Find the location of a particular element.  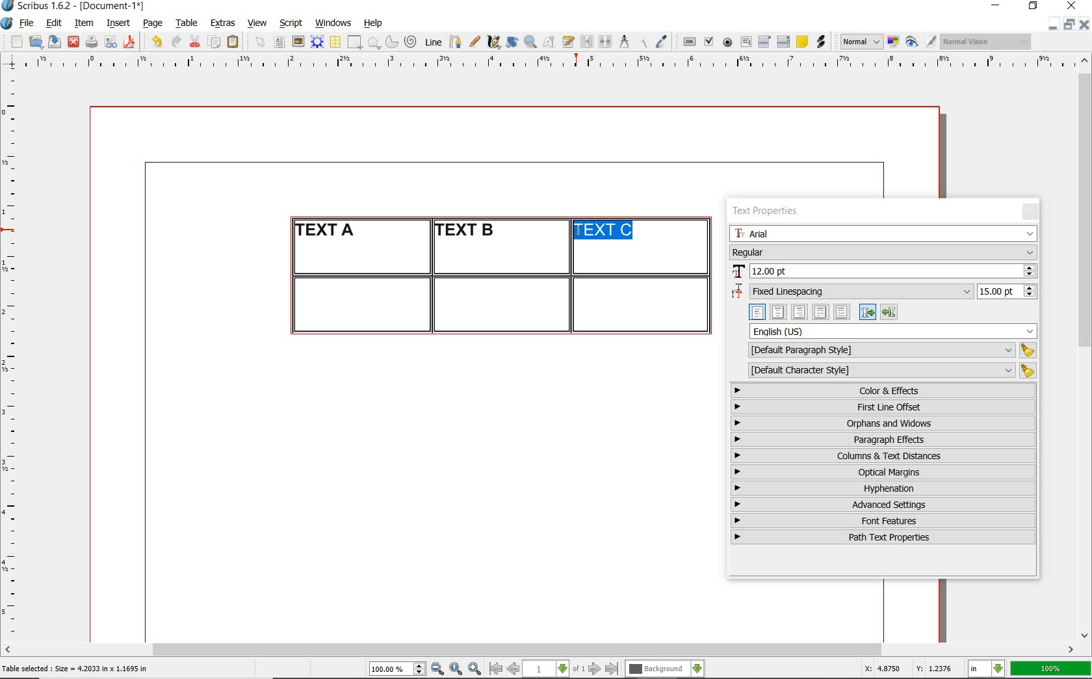

ruler is located at coordinates (554, 63).